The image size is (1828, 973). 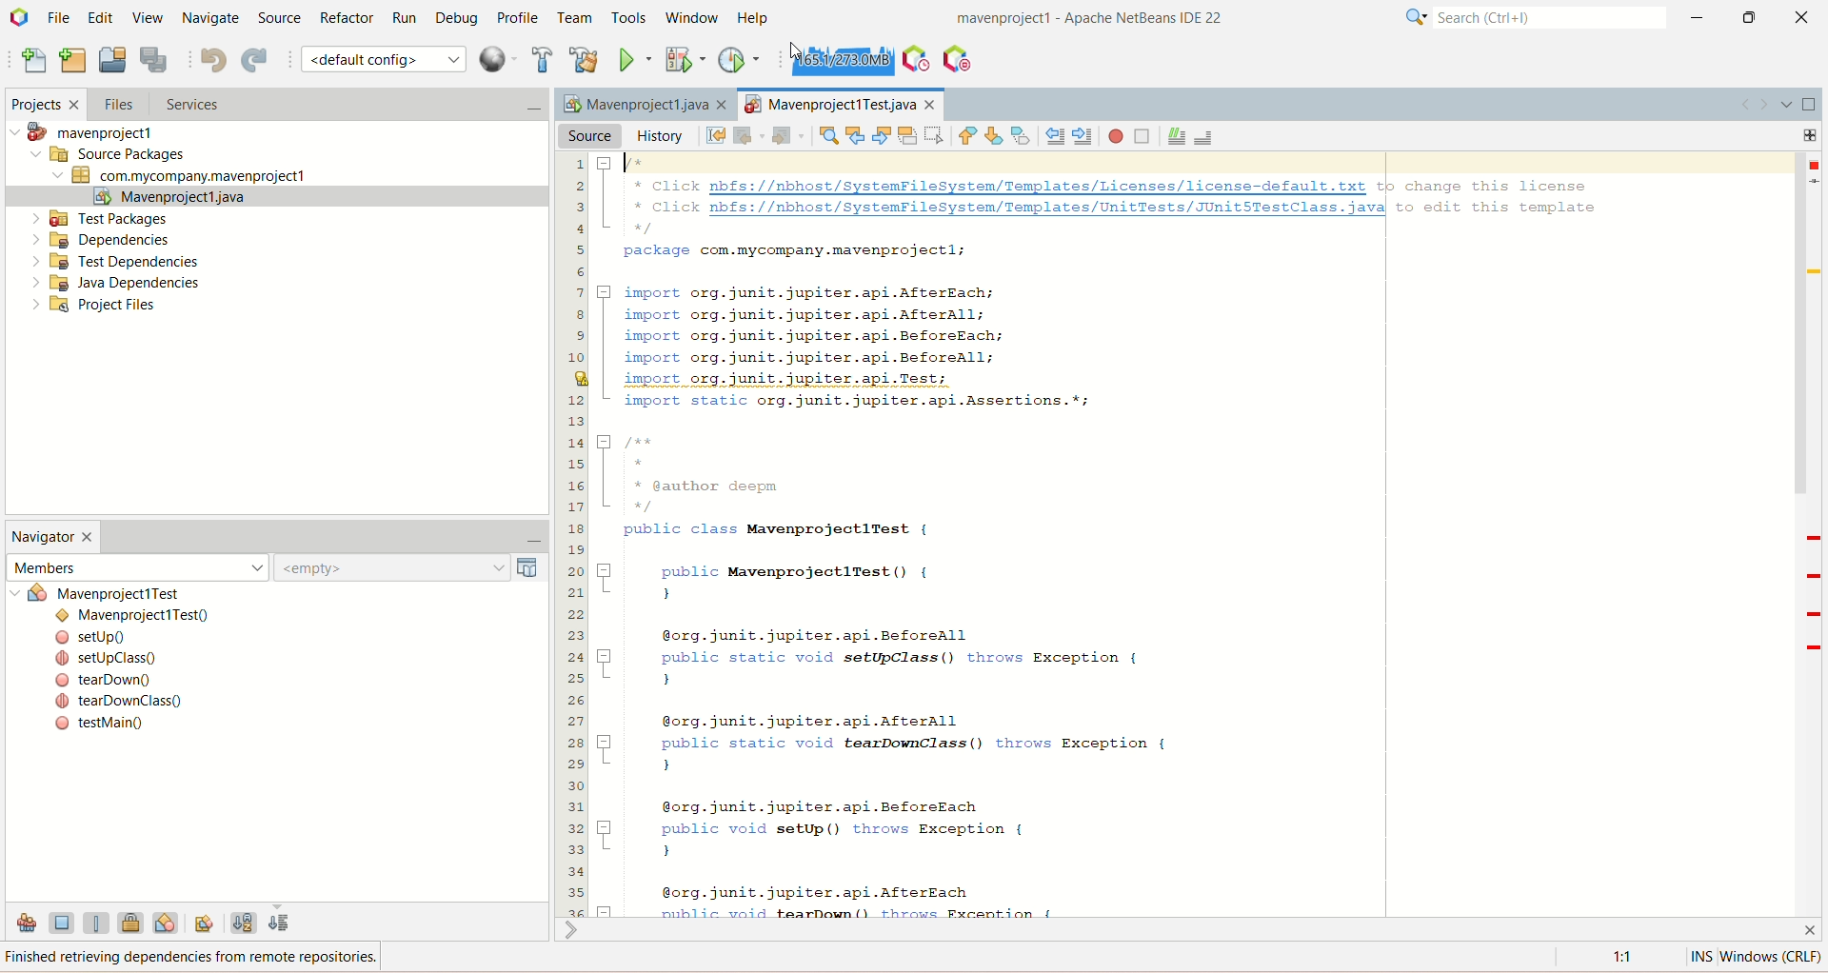 I want to click on com.mycompany.mavenproject1, so click(x=182, y=176).